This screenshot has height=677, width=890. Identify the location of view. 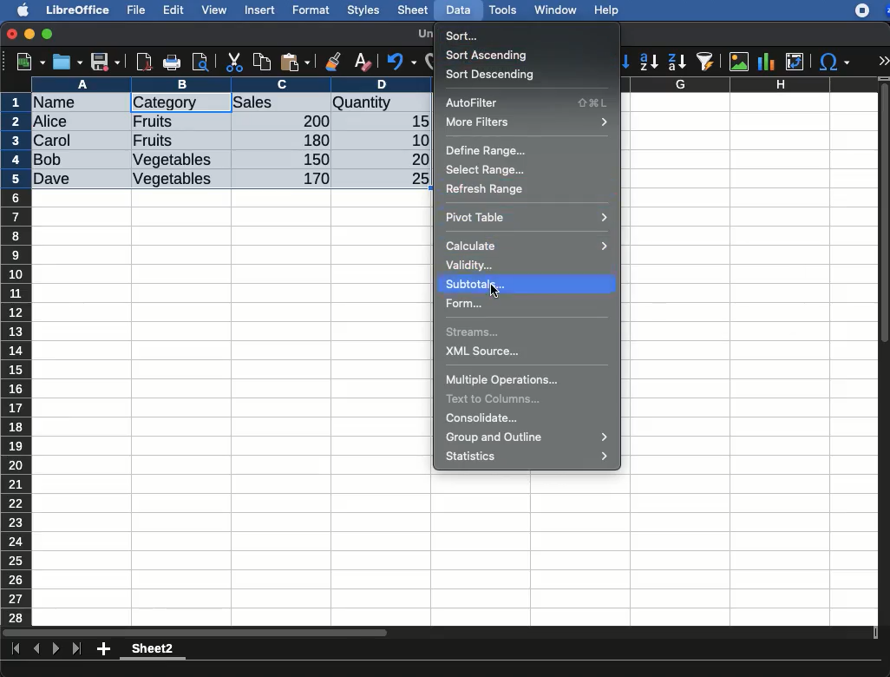
(214, 10).